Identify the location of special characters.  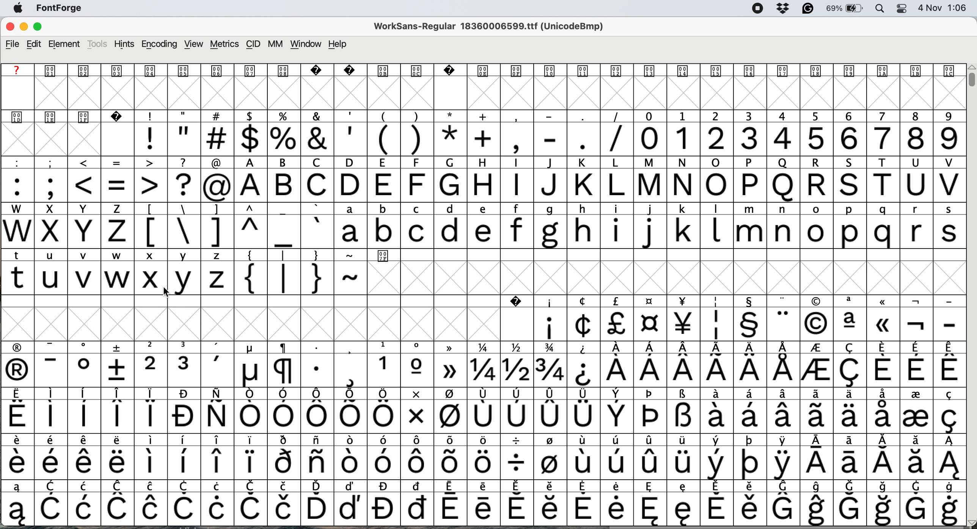
(303, 279).